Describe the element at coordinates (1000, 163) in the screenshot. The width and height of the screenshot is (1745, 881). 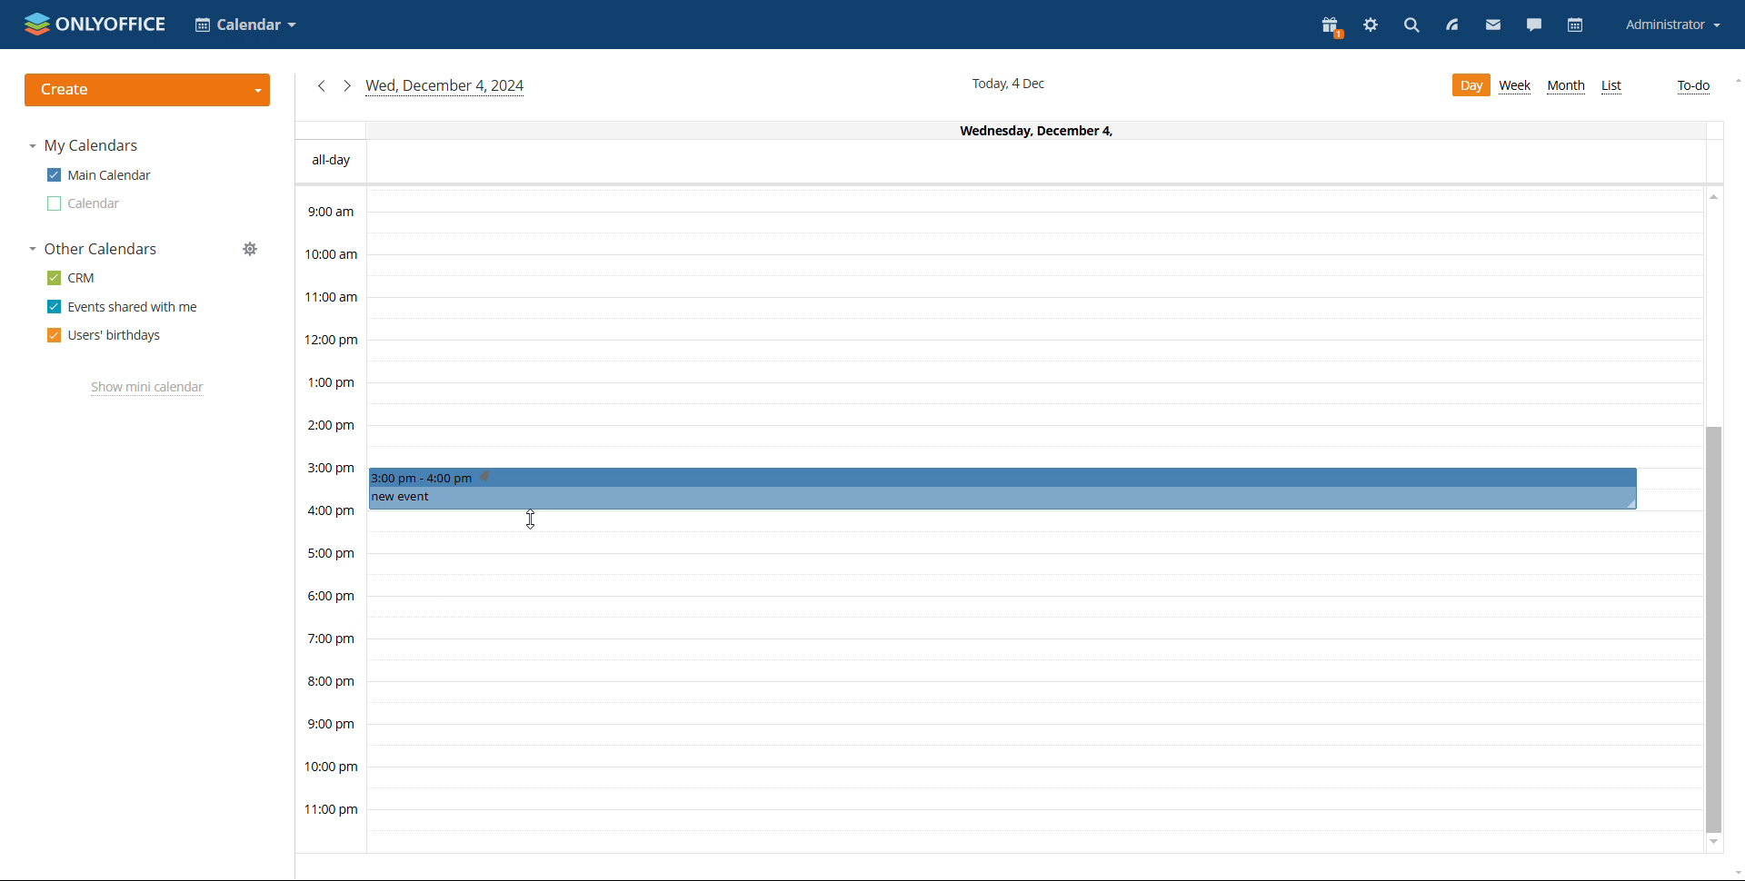
I see `all-day events` at that location.